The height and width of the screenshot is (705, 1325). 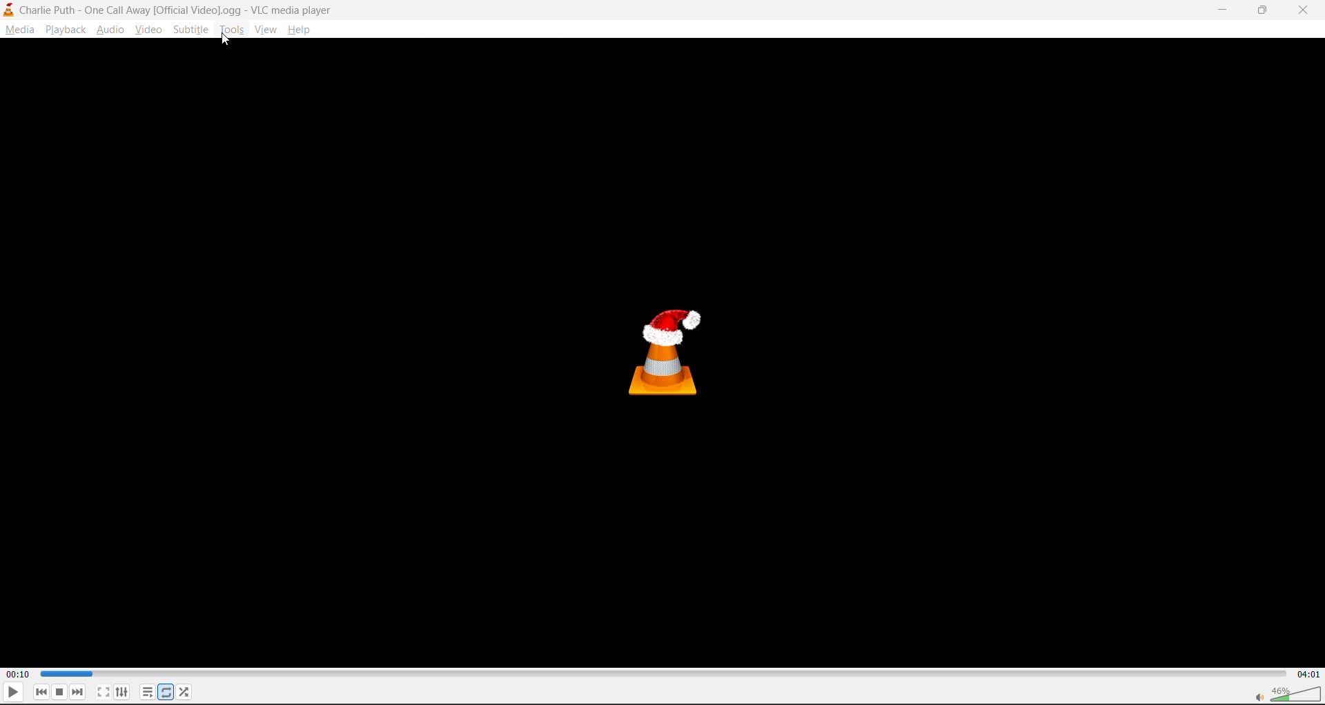 I want to click on minimize, so click(x=1219, y=9).